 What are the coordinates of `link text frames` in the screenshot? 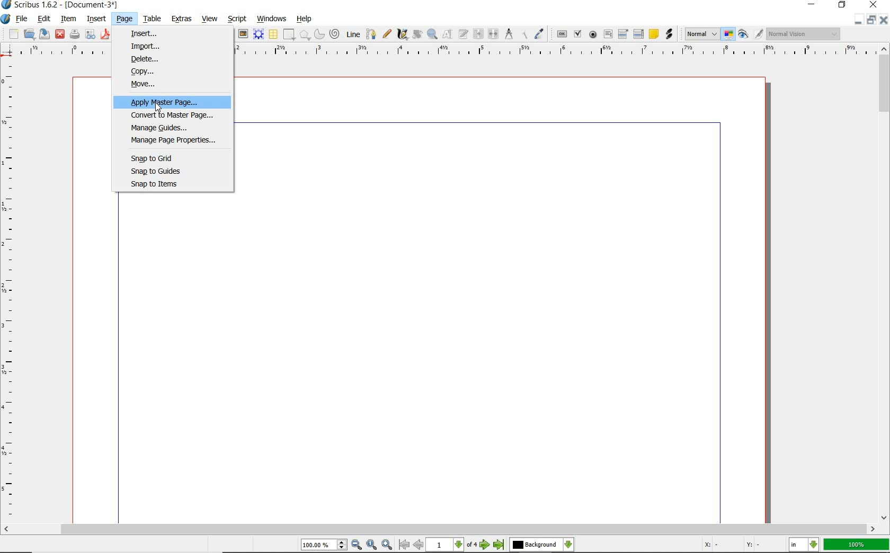 It's located at (480, 34).